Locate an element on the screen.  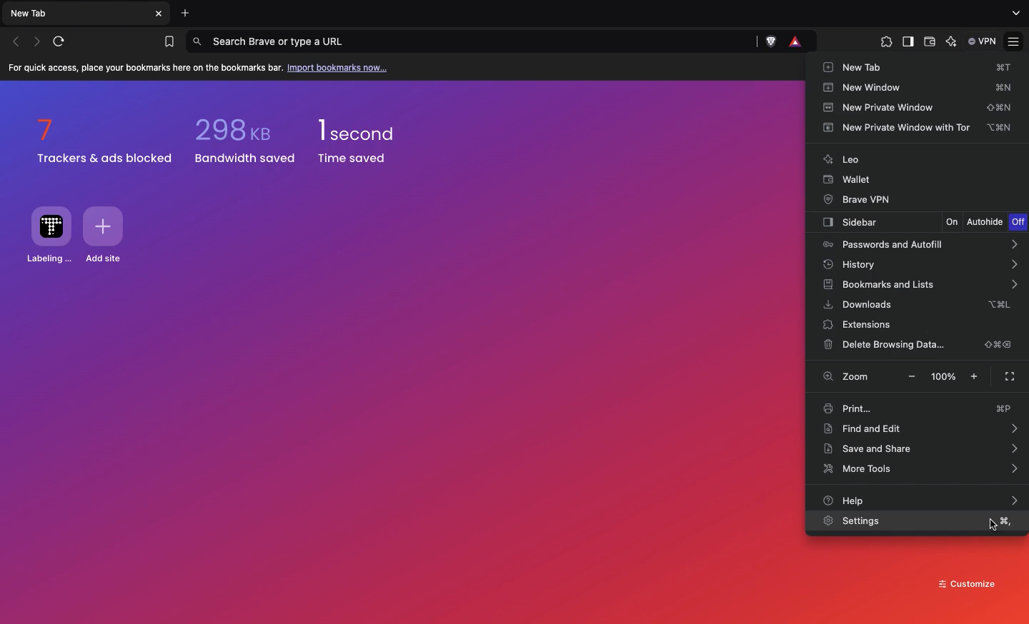
Bookmarks and lists is located at coordinates (913, 286).